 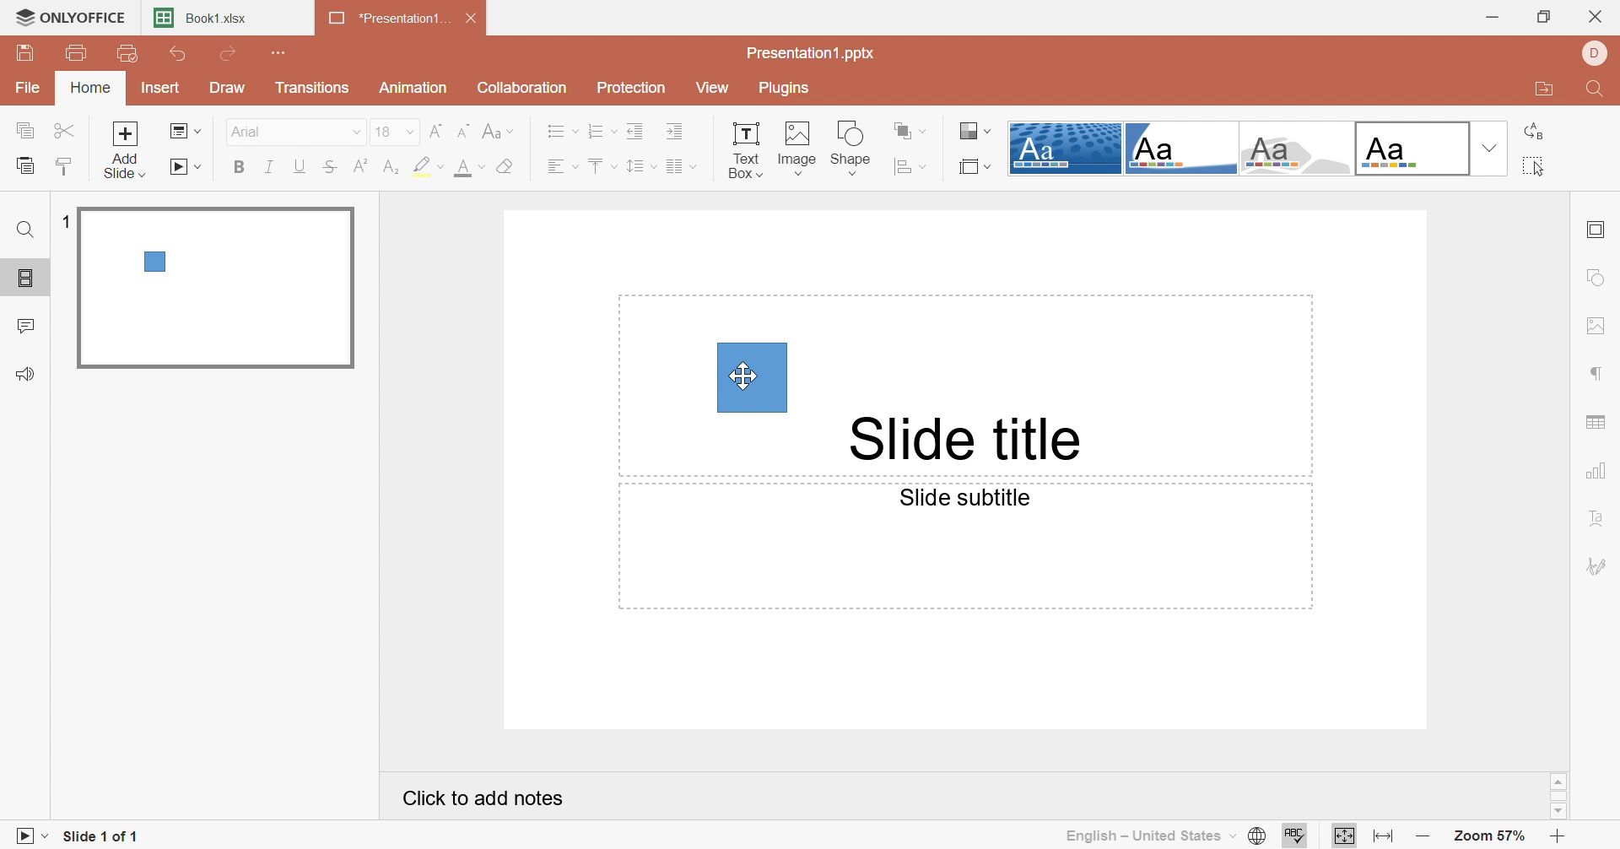 What do you see at coordinates (1297, 149) in the screenshot?
I see `Turtle` at bounding box center [1297, 149].